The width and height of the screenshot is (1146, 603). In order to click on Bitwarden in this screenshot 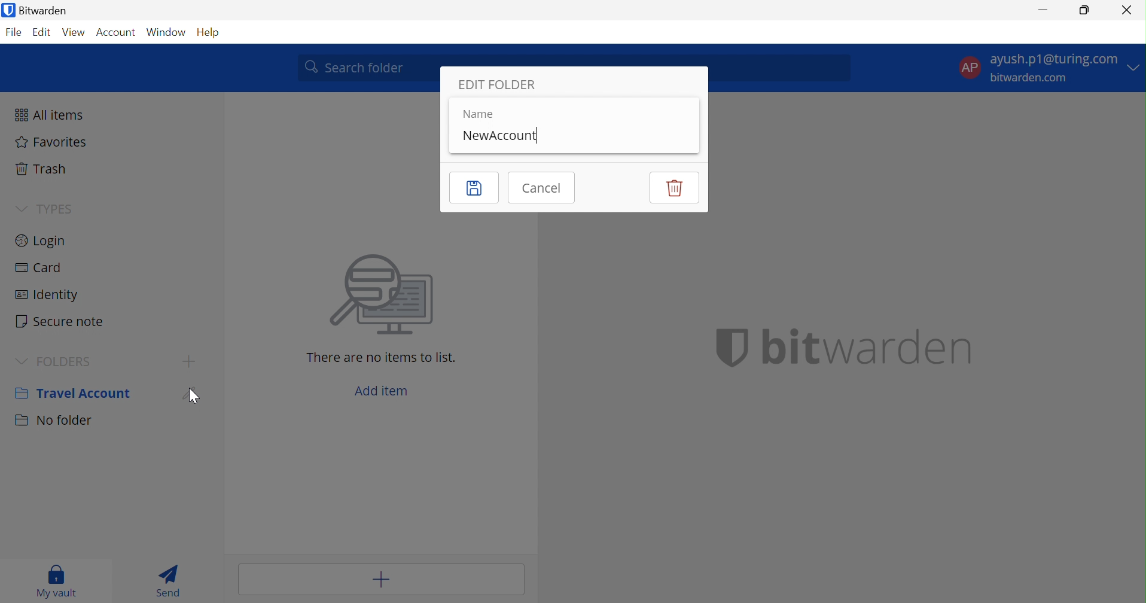, I will do `click(38, 11)`.